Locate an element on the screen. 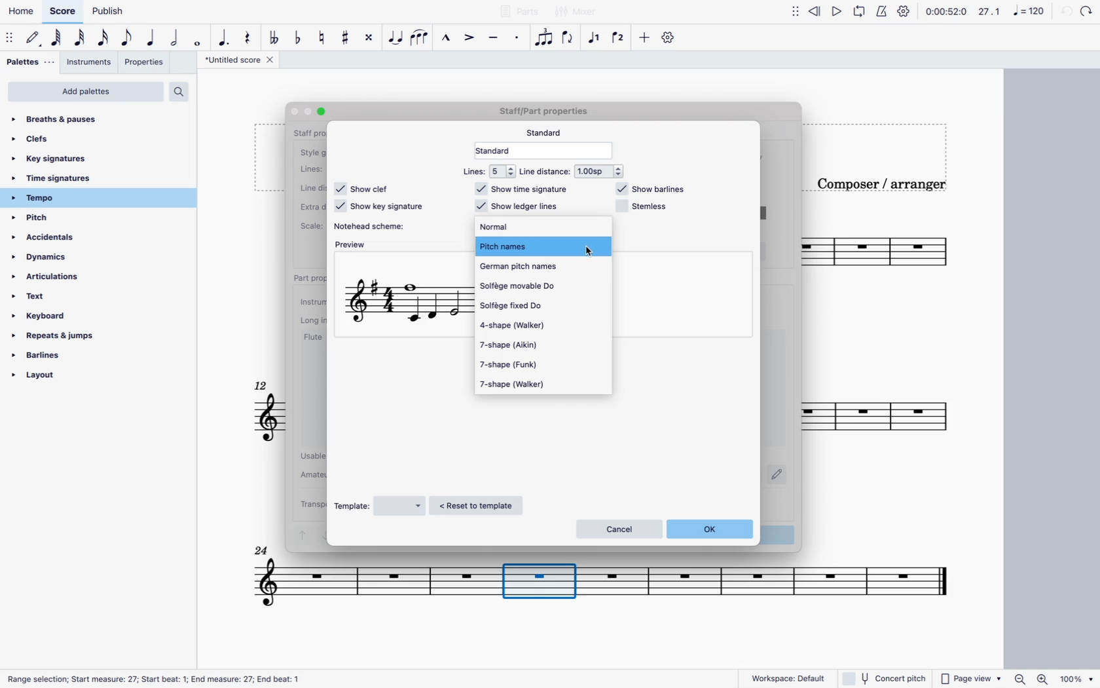 The height and width of the screenshot is (688, 1100). page view is located at coordinates (970, 678).